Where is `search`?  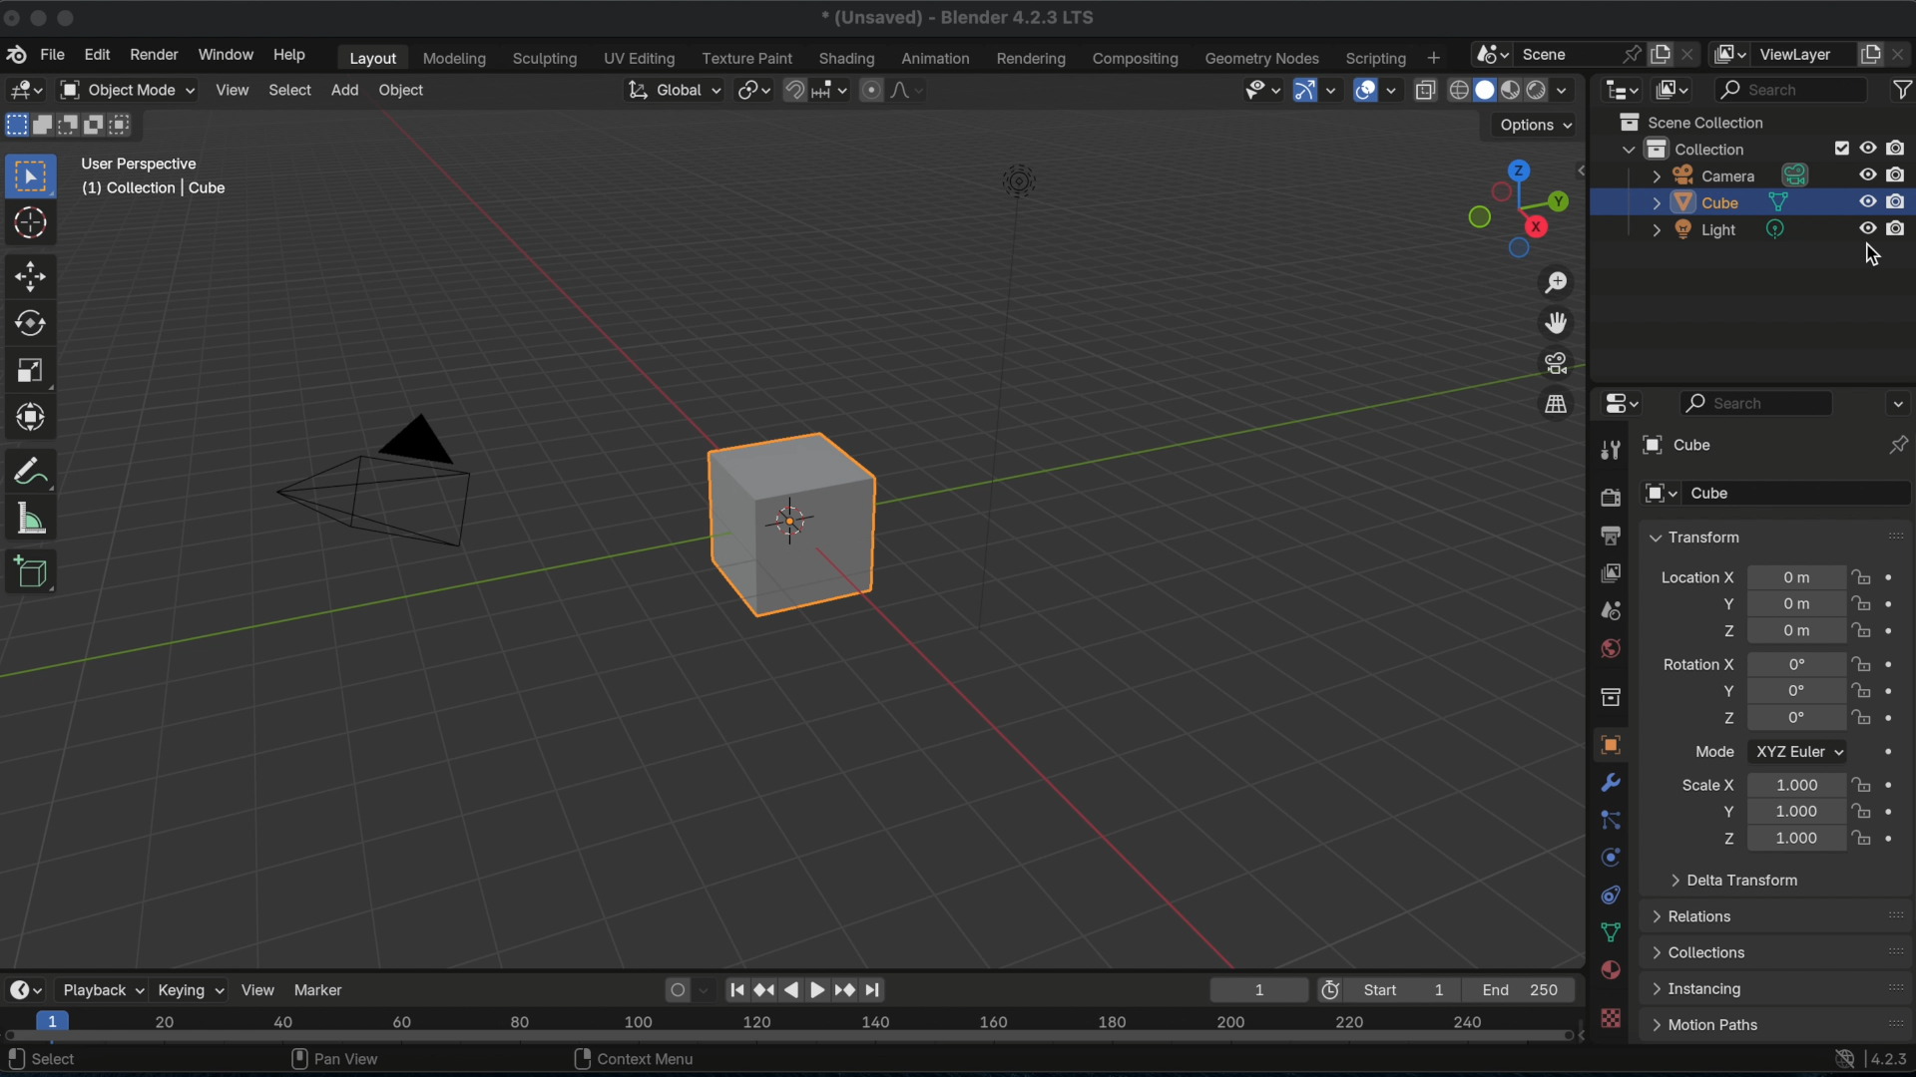
search is located at coordinates (1780, 91).